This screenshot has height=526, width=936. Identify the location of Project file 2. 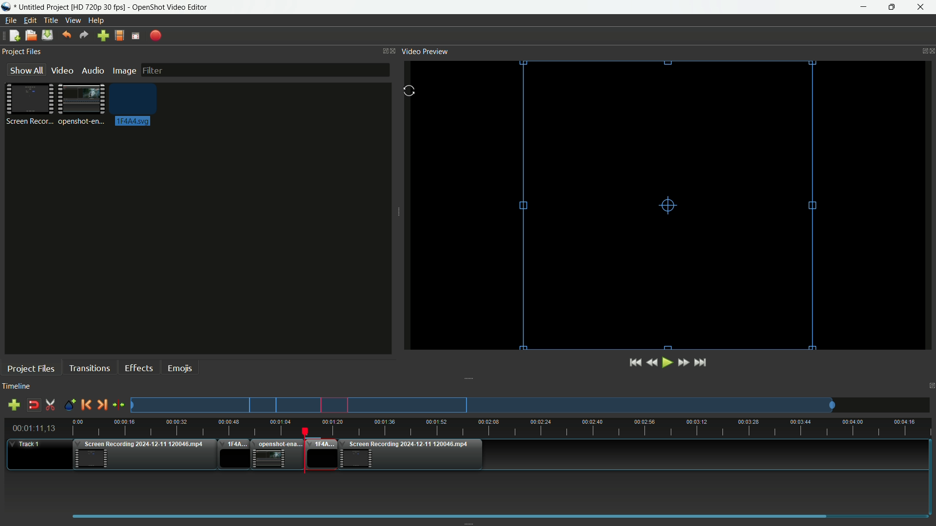
(80, 103).